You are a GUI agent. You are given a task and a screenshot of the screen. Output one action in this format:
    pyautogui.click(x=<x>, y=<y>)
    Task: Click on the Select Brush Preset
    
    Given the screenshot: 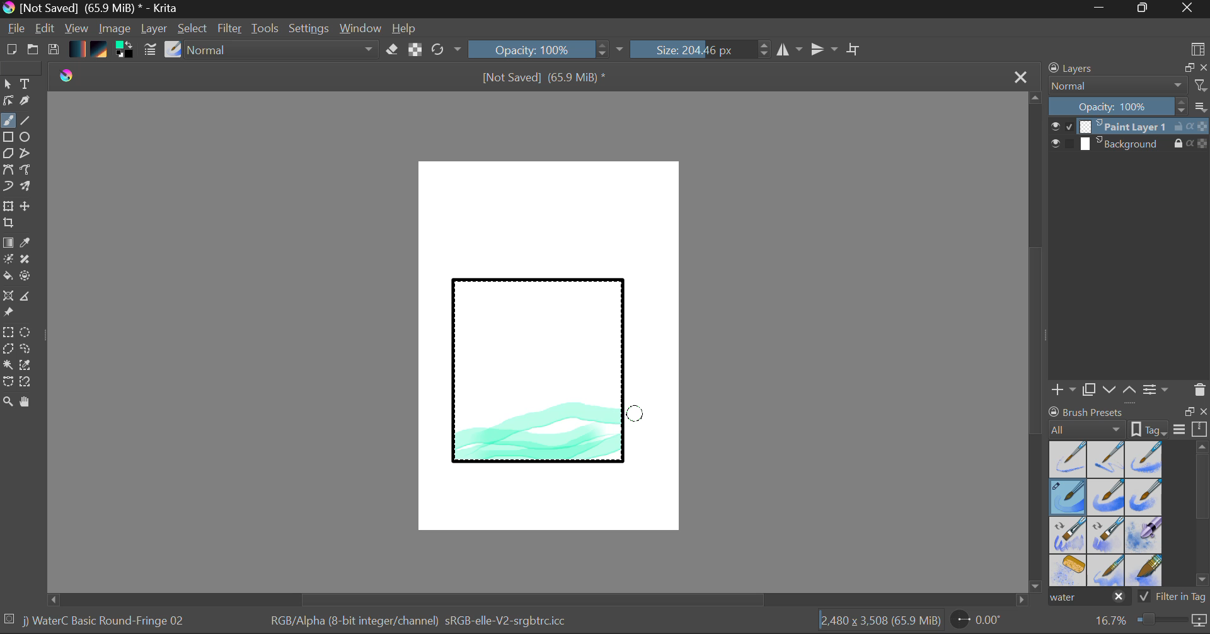 What is the action you would take?
    pyautogui.click(x=173, y=50)
    